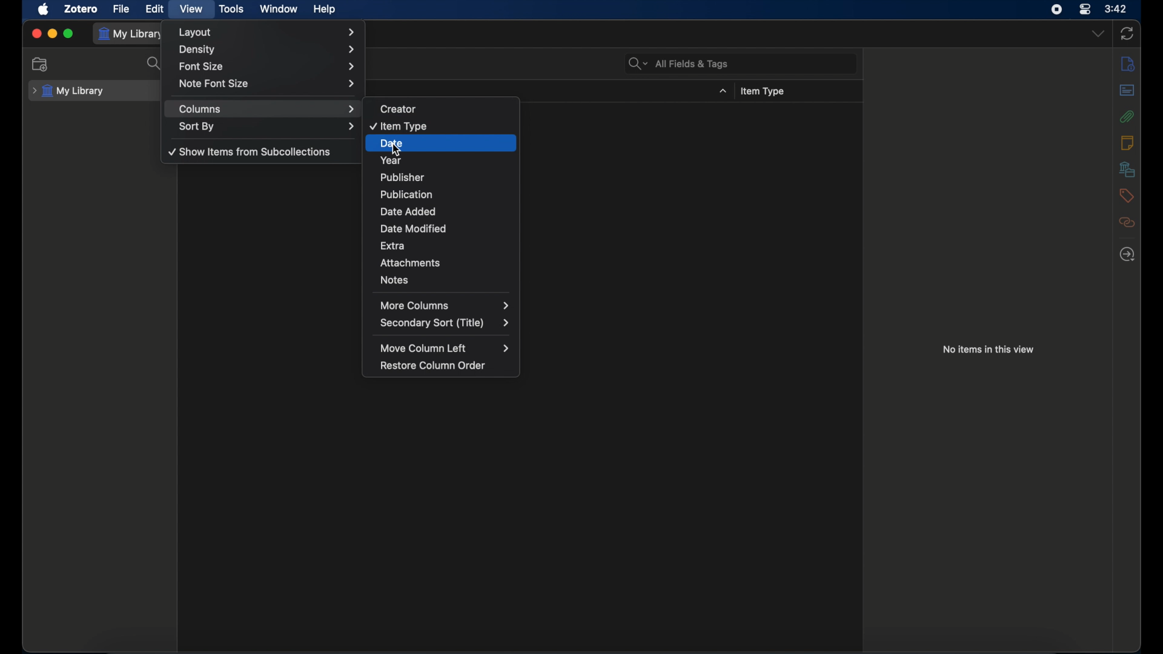 The width and height of the screenshot is (1163, 654). I want to click on my library, so click(68, 91).